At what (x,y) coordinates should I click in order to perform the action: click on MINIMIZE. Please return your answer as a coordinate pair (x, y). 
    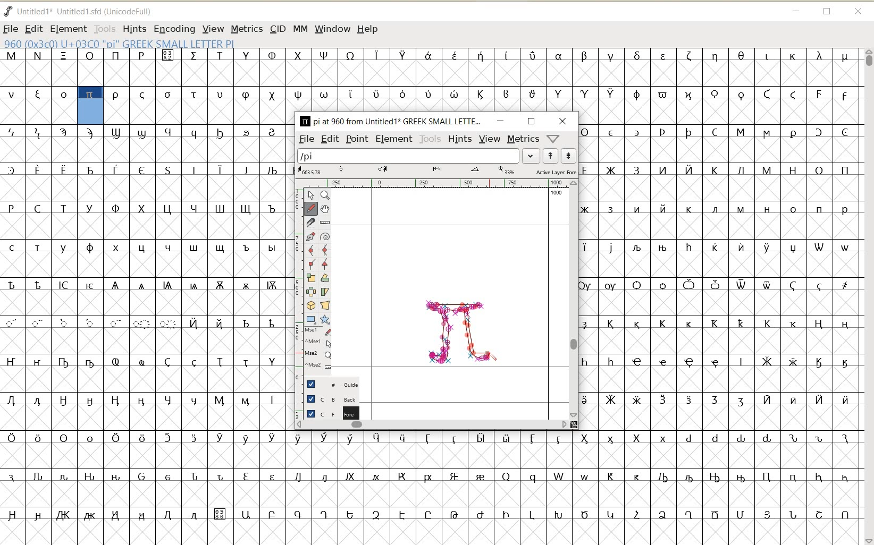
    Looking at the image, I should click on (500, 122).